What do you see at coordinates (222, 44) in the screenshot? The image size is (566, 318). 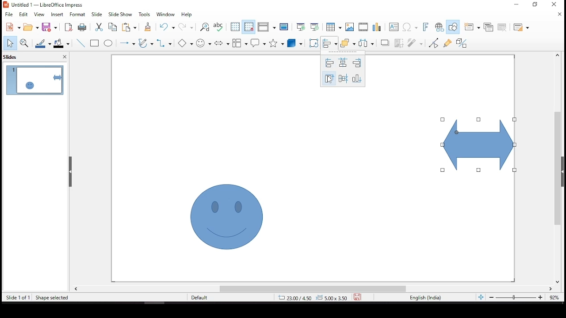 I see `block arrows` at bounding box center [222, 44].